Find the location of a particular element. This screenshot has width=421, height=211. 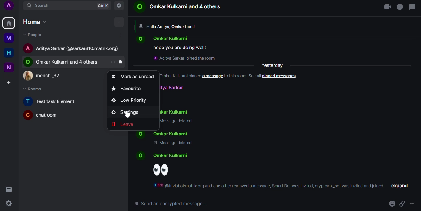

## @triviabot:matrix.org and one other removed a message, Smart Bot was invited, cryptomx_bot was invited and joined is located at coordinates (269, 186).